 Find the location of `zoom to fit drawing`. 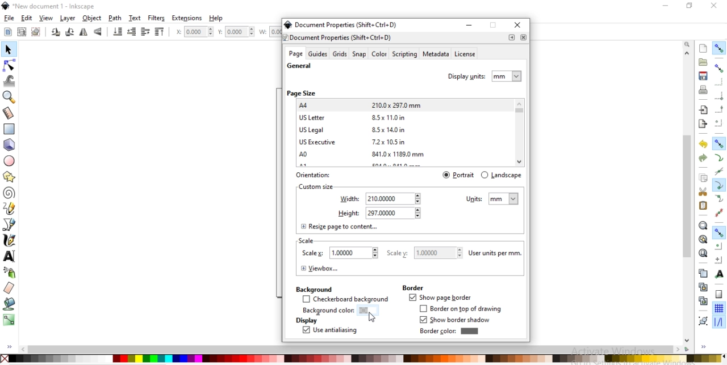

zoom to fit drawing is located at coordinates (703, 240).